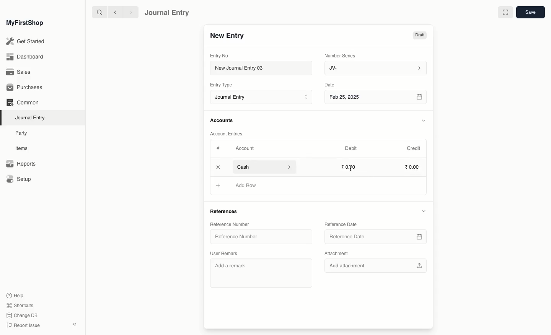 Image resolution: width=551 pixels, height=335 pixels. Describe the element at coordinates (19, 305) in the screenshot. I see `Shortcuts` at that location.